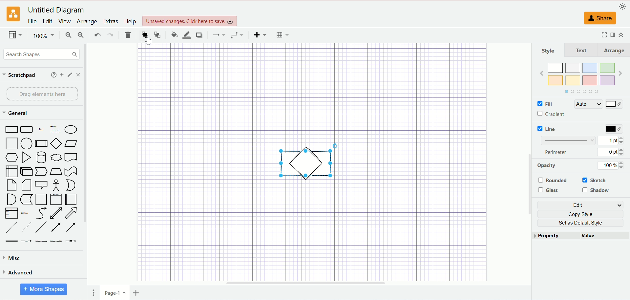  Describe the element at coordinates (41, 199) in the screenshot. I see `Container` at that location.